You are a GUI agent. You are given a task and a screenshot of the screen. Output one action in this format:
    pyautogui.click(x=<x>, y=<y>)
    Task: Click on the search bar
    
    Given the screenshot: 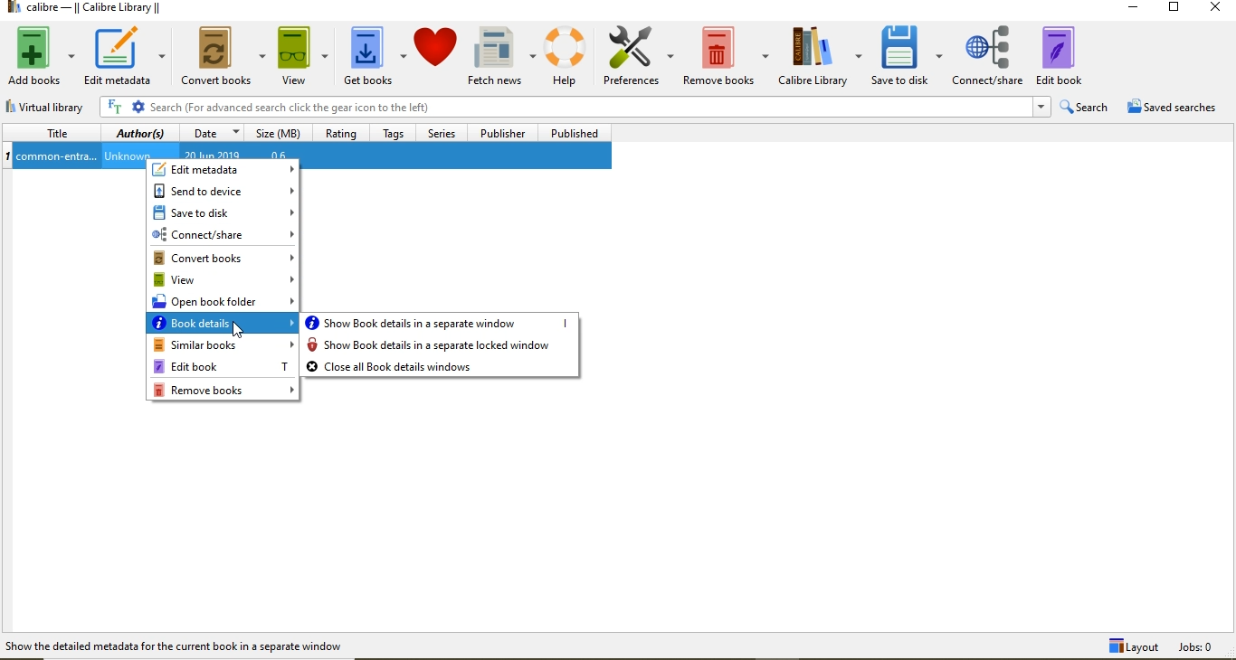 What is the action you would take?
    pyautogui.click(x=565, y=108)
    